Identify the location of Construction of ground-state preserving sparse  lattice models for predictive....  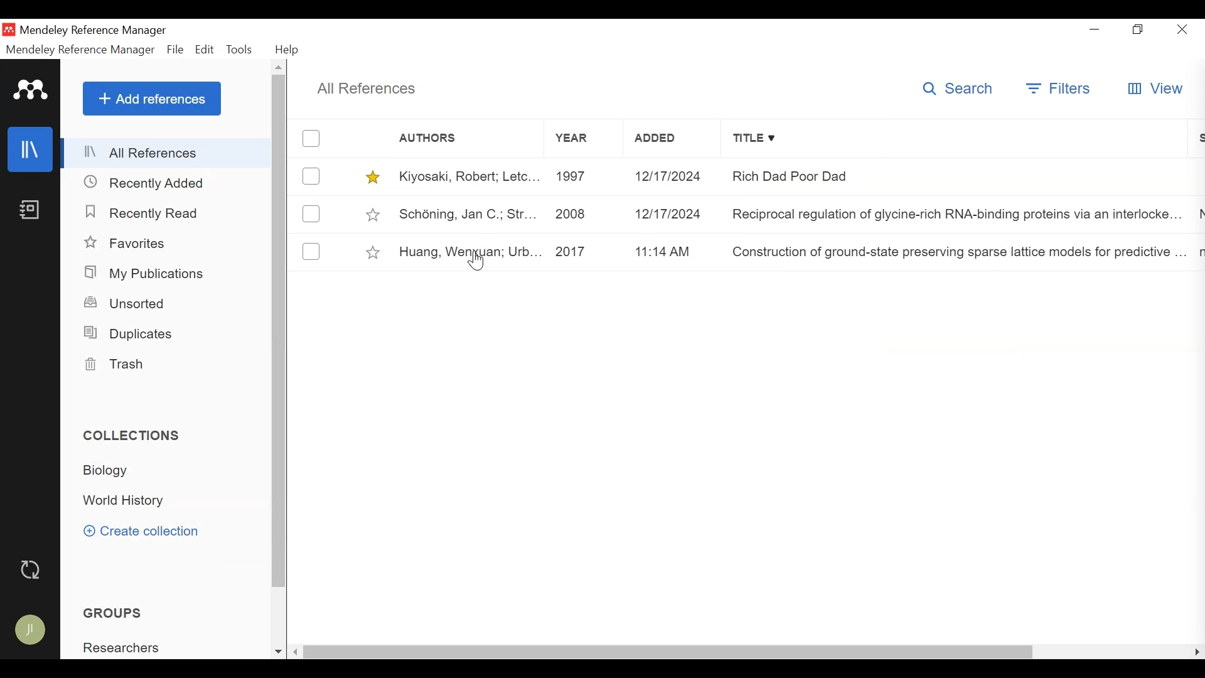
(960, 253).